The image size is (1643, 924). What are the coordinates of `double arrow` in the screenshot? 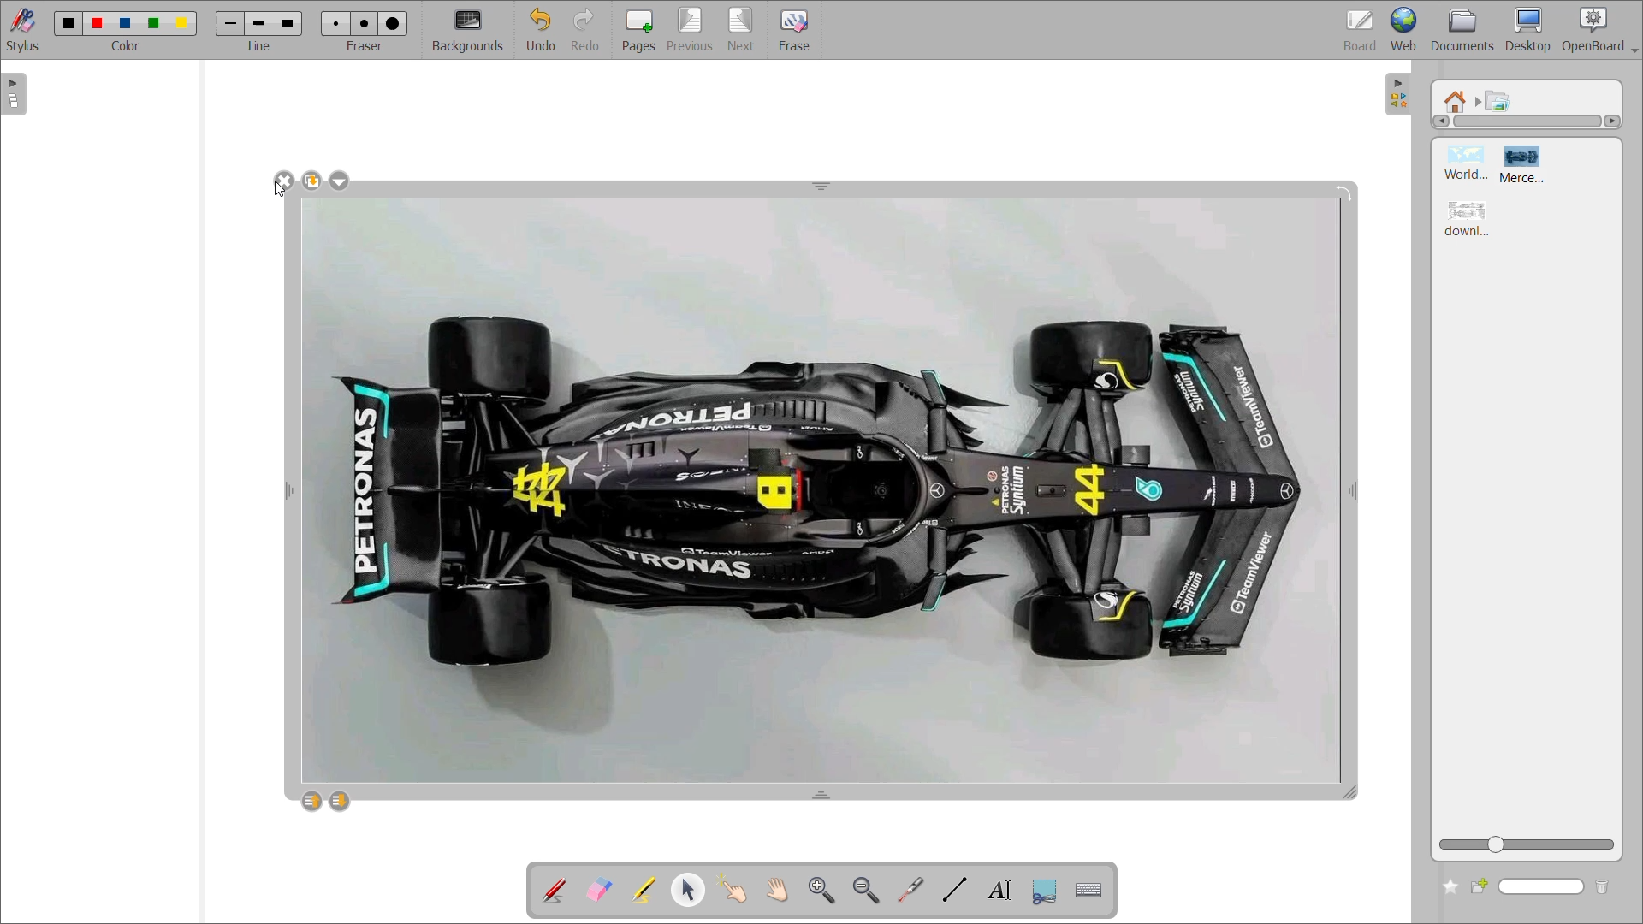 It's located at (1351, 794).